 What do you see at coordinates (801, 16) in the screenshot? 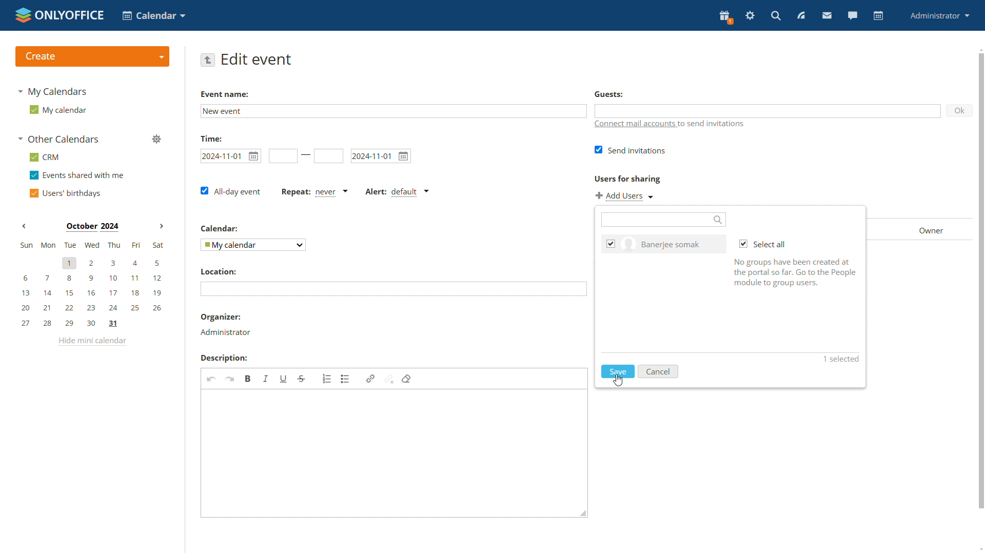
I see `feed` at bounding box center [801, 16].